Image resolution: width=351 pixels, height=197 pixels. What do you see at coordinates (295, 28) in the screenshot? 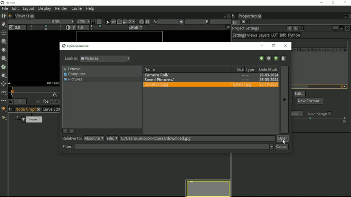
I see `Redo` at bounding box center [295, 28].